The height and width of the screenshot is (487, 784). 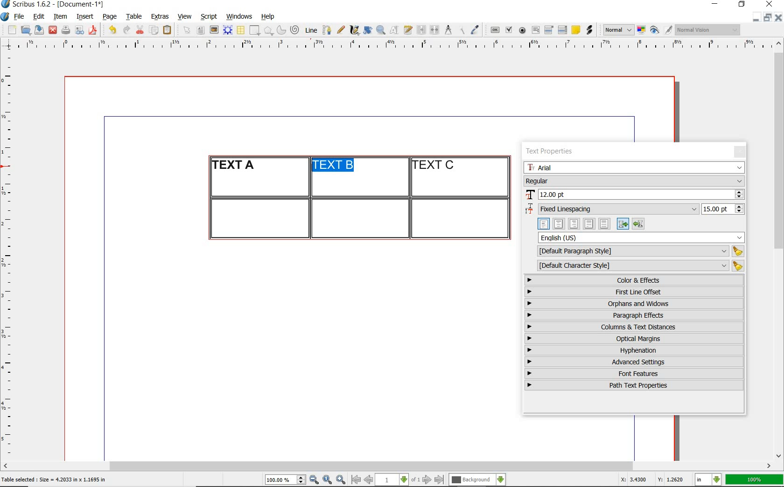 What do you see at coordinates (495, 30) in the screenshot?
I see `pdf push button` at bounding box center [495, 30].